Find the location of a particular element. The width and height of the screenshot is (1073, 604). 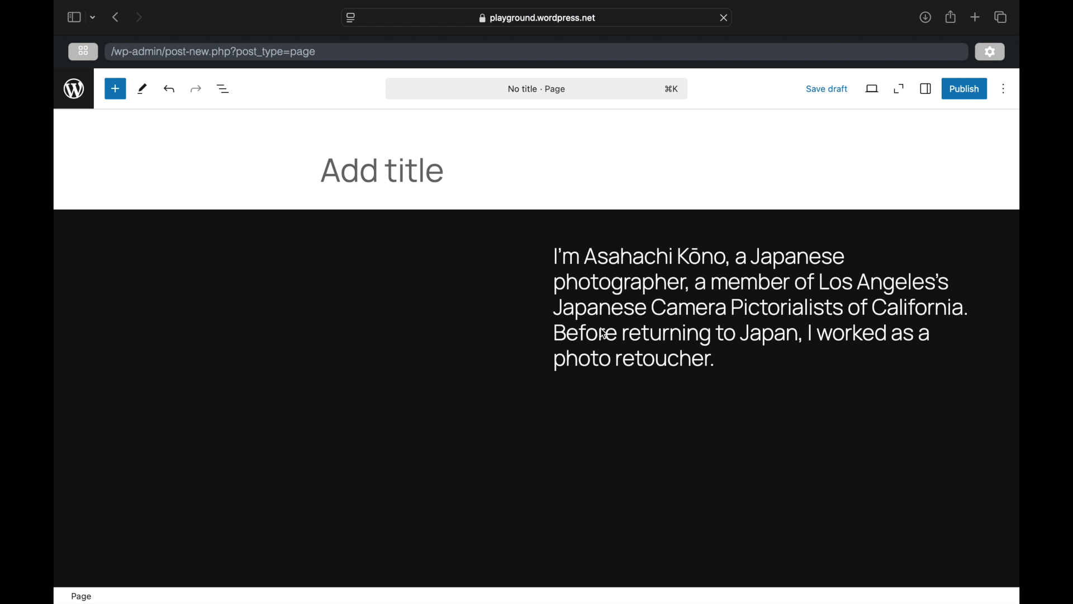

sidebar is located at coordinates (73, 17).